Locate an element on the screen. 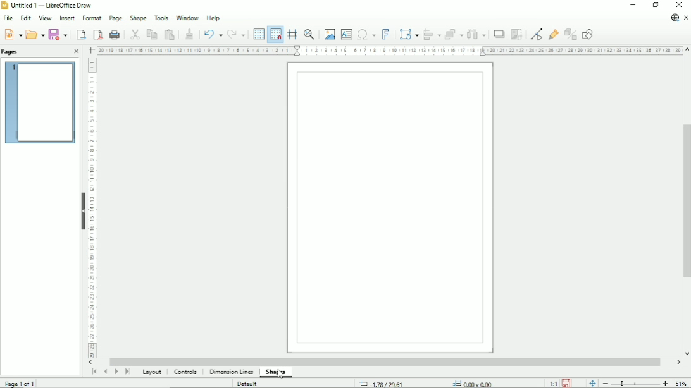 This screenshot has width=691, height=388. Snap to grid is located at coordinates (275, 34).